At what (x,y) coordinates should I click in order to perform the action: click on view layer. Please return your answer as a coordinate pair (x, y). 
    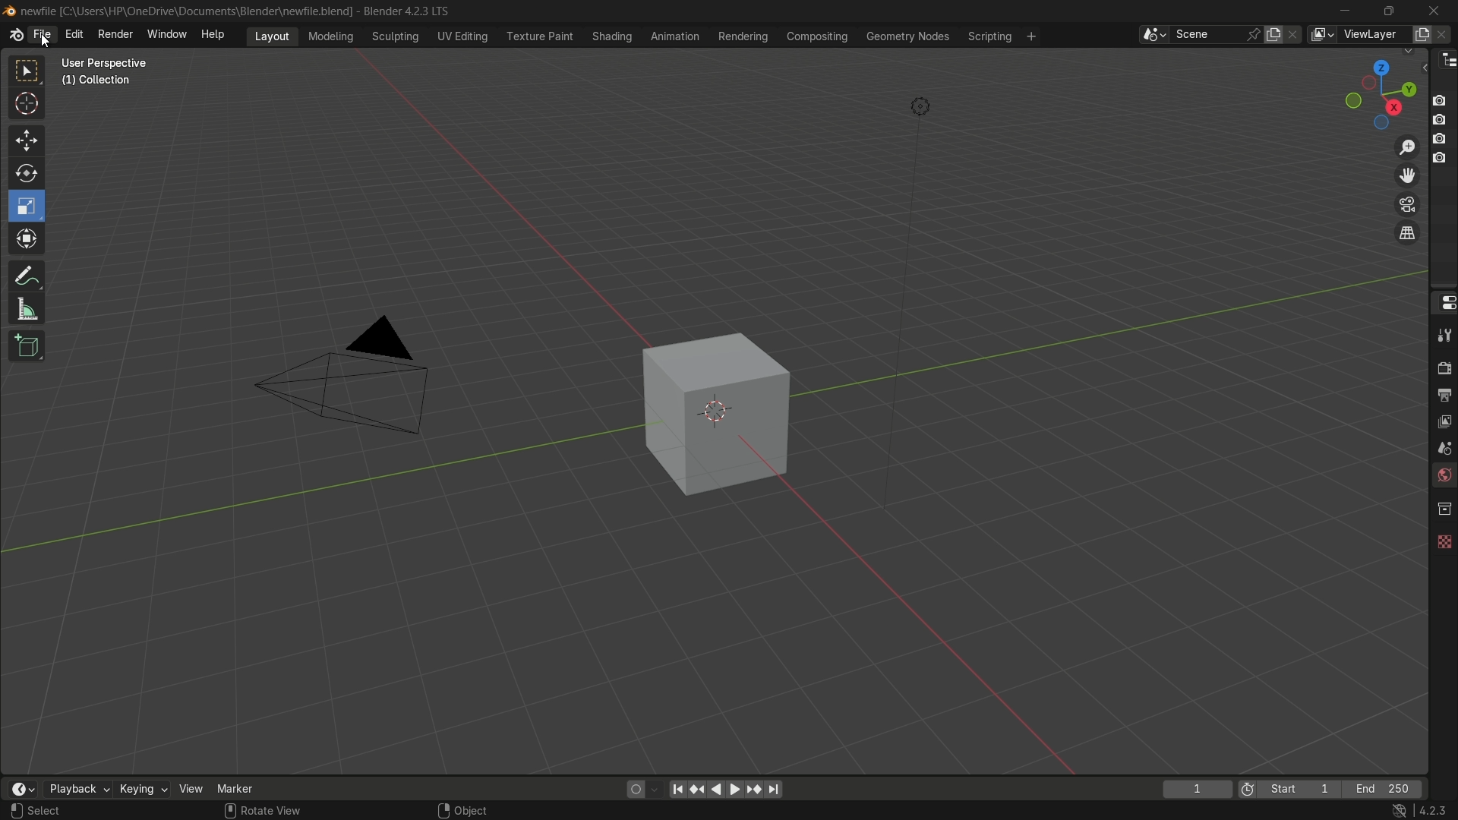
    Looking at the image, I should click on (1443, 420).